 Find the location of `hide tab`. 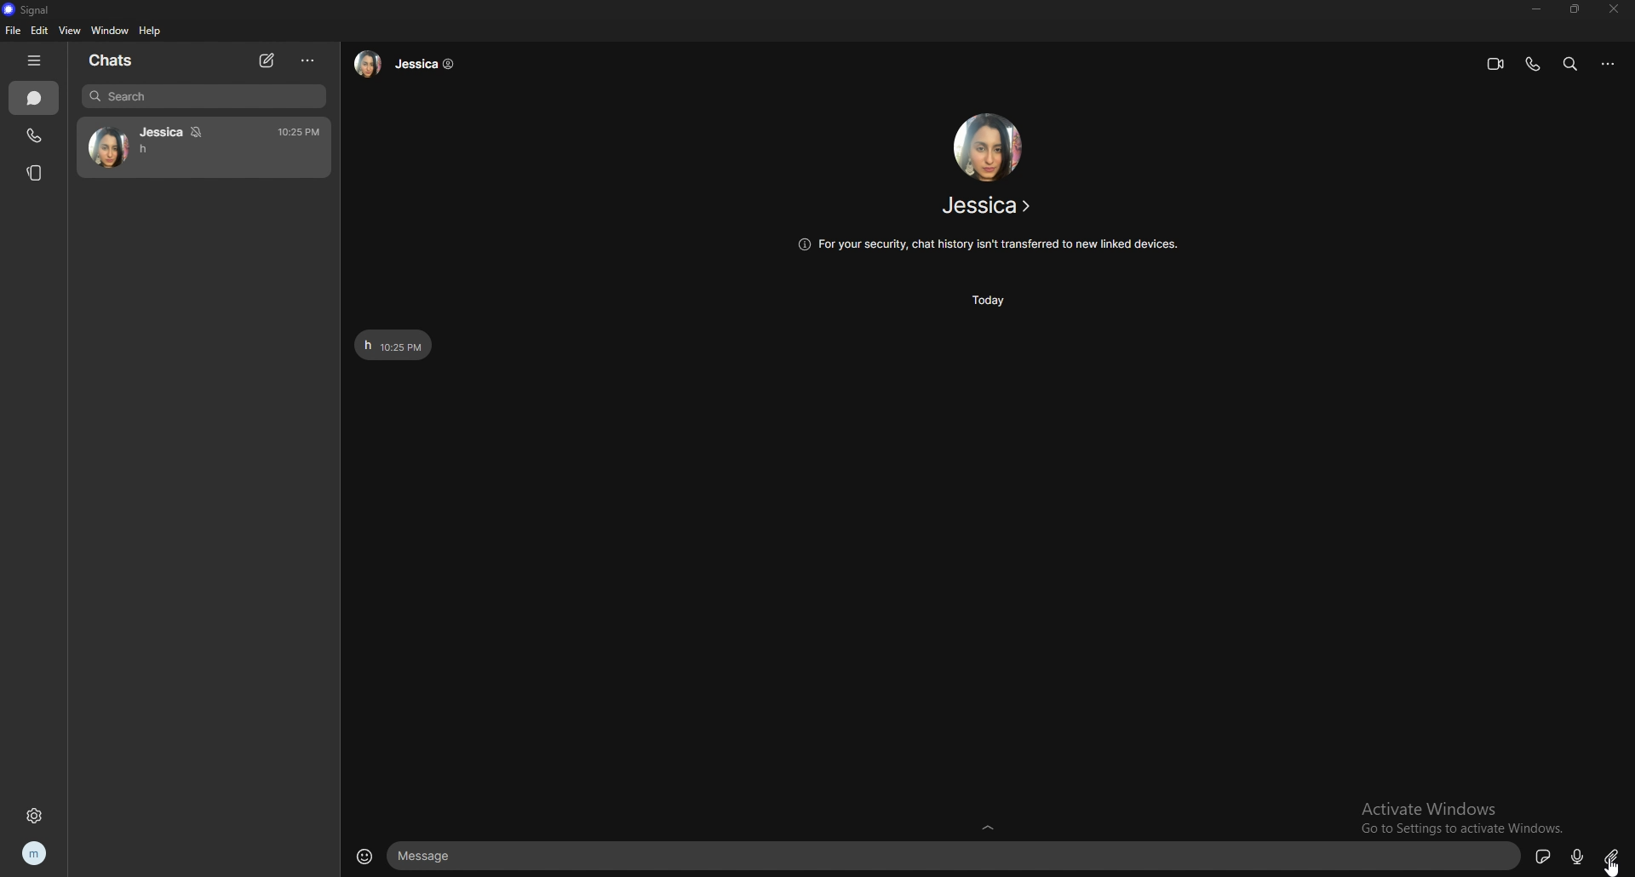

hide tab is located at coordinates (34, 59).